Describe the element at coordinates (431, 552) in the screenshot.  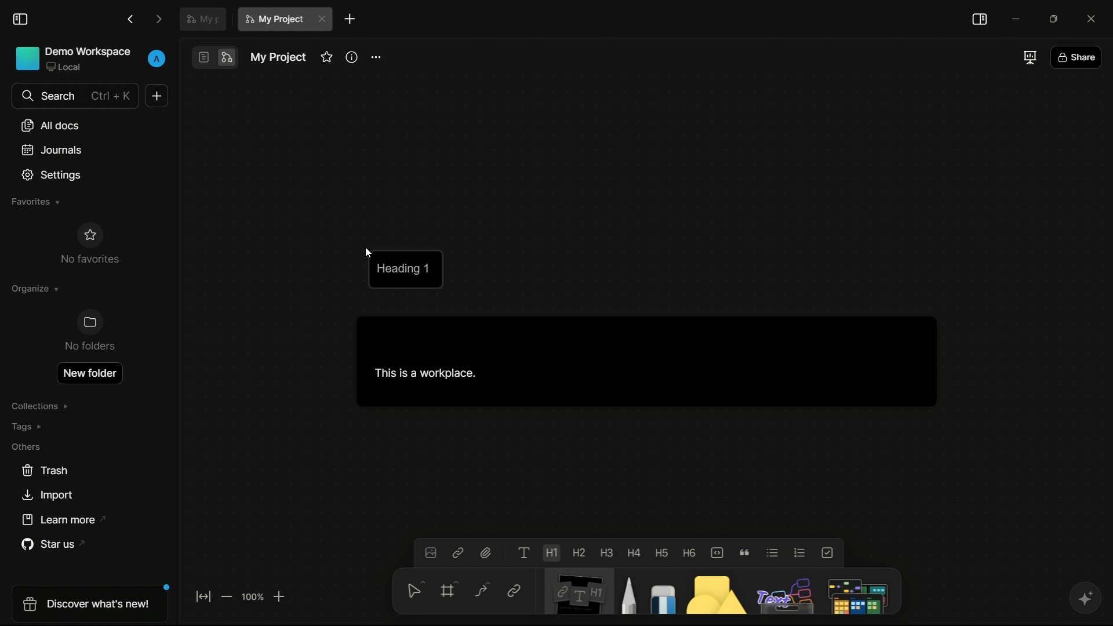
I see `insert image` at that location.